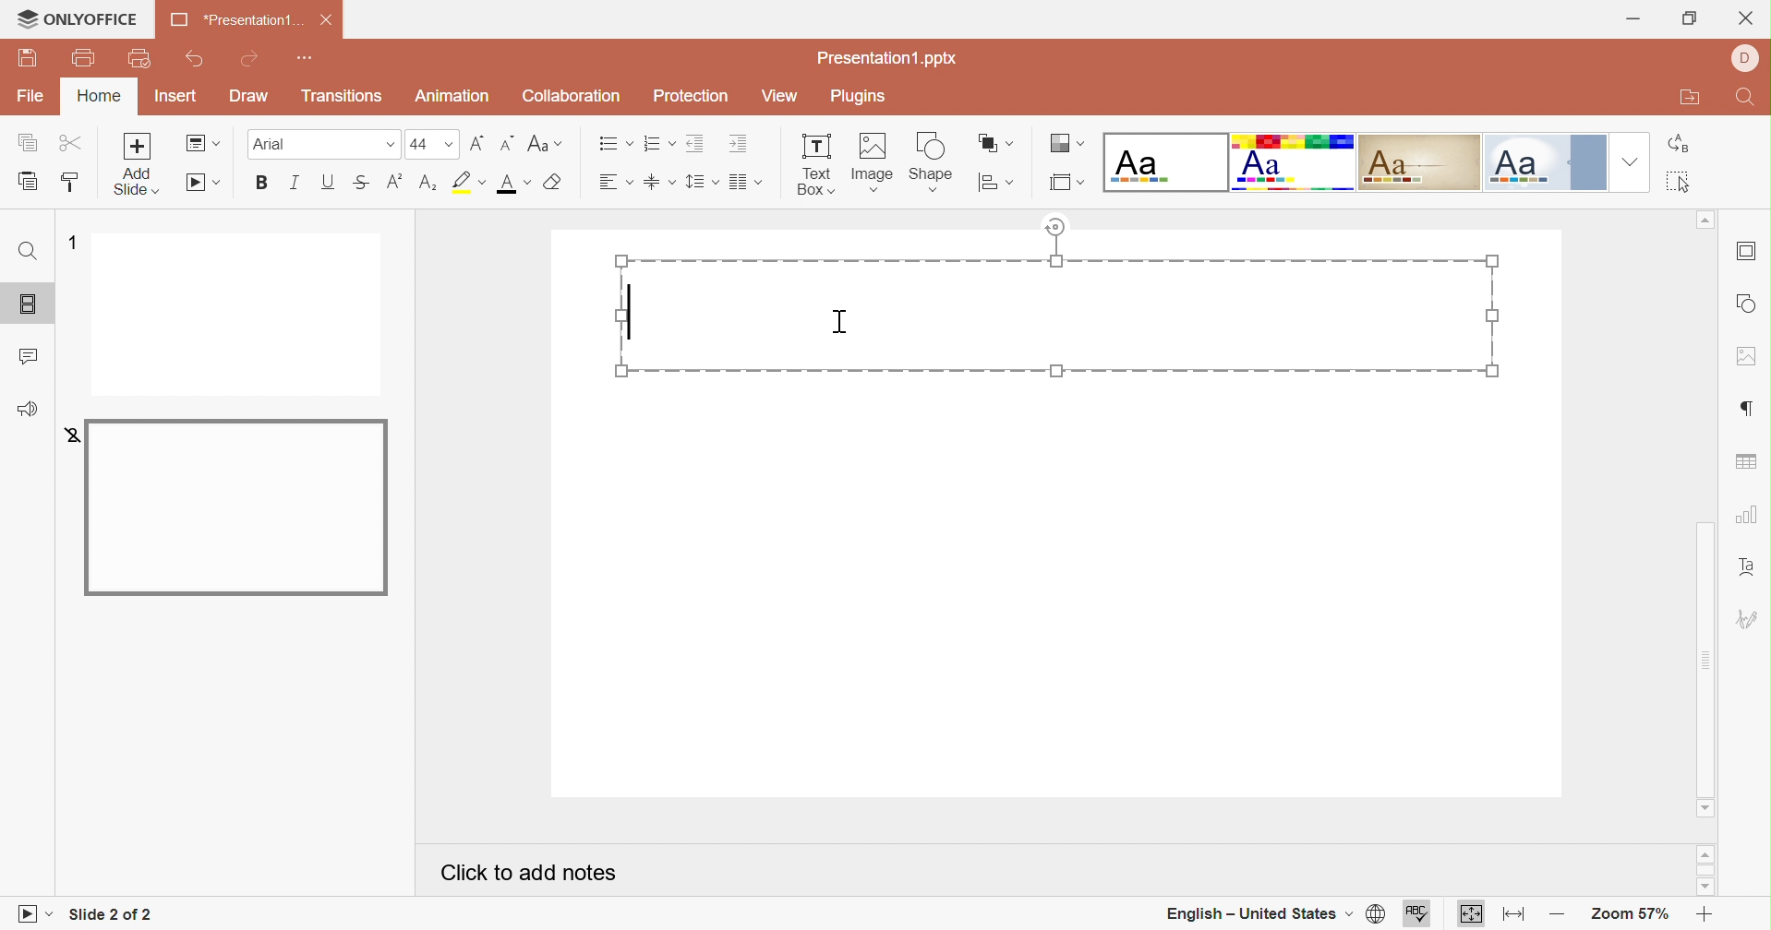 This screenshot has width=1771, height=930. What do you see at coordinates (1704, 217) in the screenshot?
I see `Scroll up` at bounding box center [1704, 217].